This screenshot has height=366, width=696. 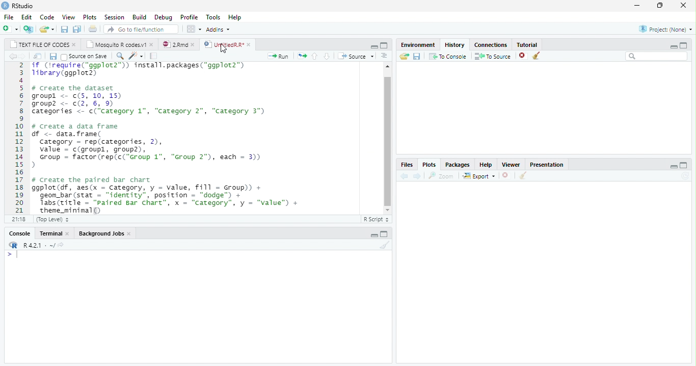 I want to click on close, so click(x=68, y=233).